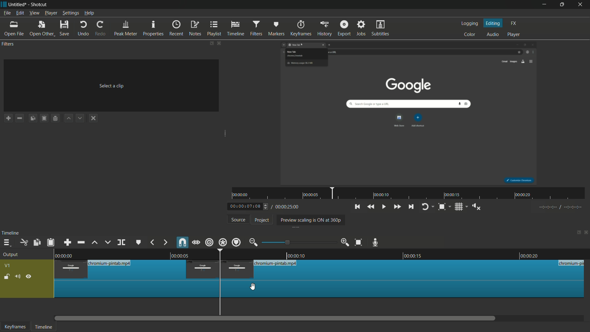 This screenshot has width=590, height=332. What do you see at coordinates (108, 242) in the screenshot?
I see `overwrite` at bounding box center [108, 242].